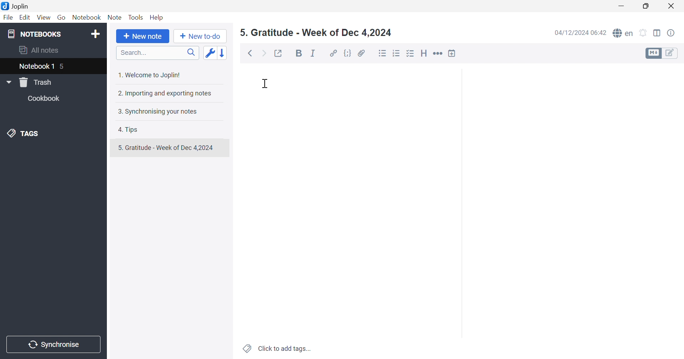 The width and height of the screenshot is (684, 359). I want to click on Cursor, so click(264, 84).